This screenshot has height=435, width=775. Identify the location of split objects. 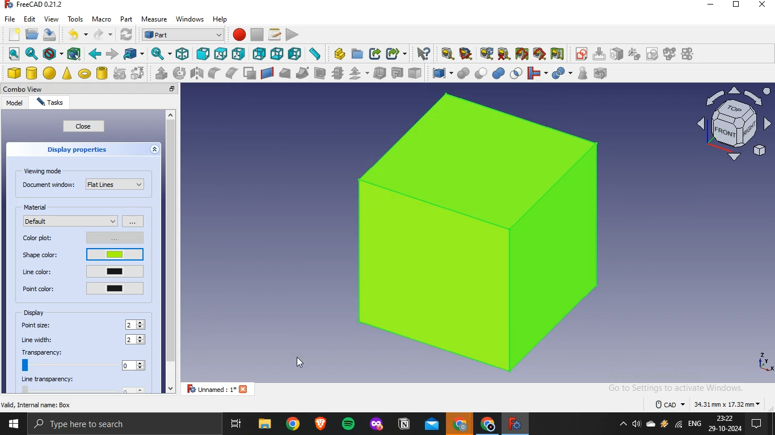
(560, 74).